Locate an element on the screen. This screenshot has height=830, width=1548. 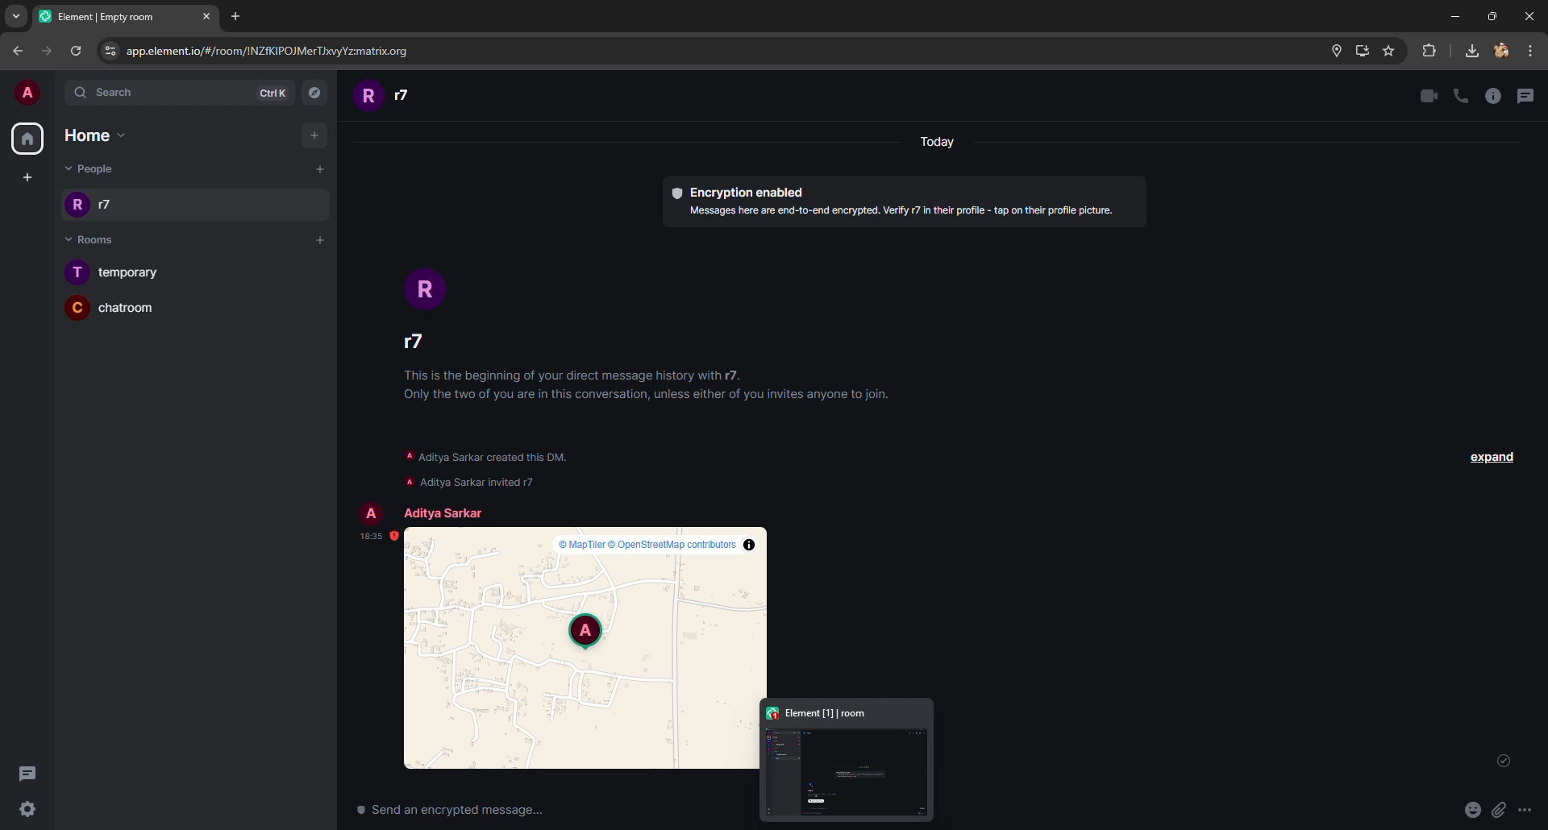
add new tab is located at coordinates (238, 19).